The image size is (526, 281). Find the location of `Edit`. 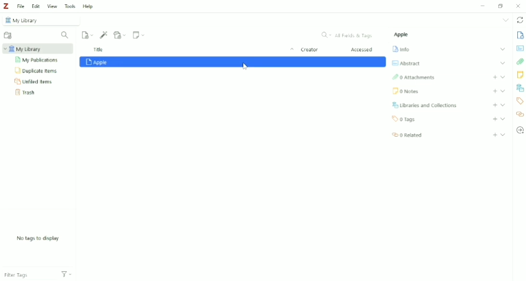

Edit is located at coordinates (36, 6).